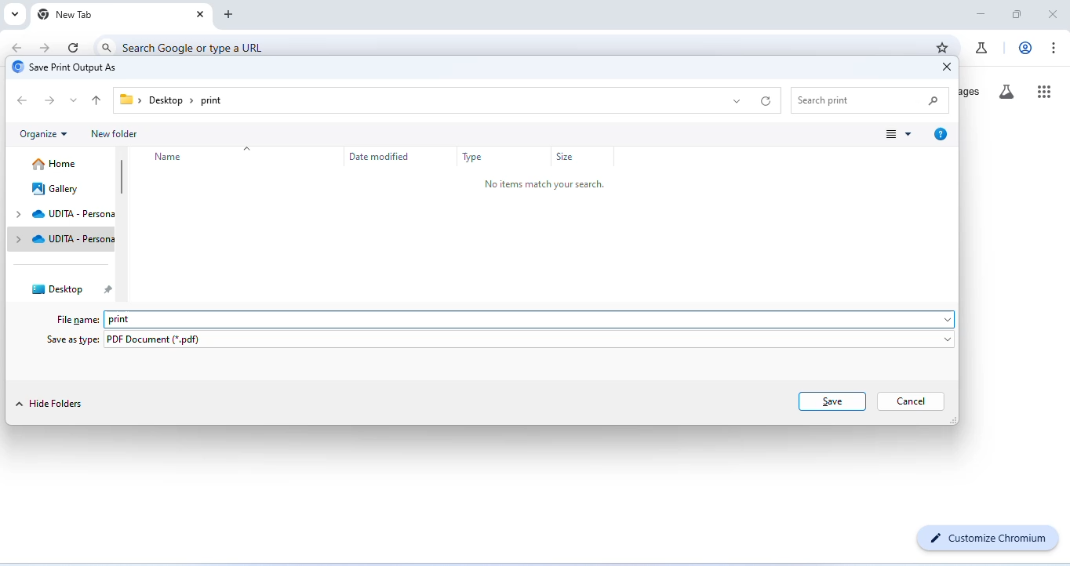 The height and width of the screenshot is (566, 1070). Describe the element at coordinates (79, 320) in the screenshot. I see `file name` at that location.